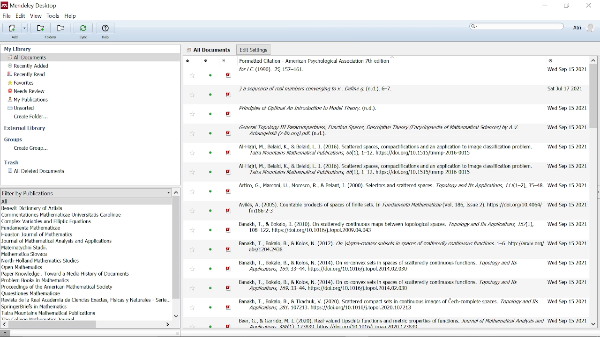  I want to click on Created folder, so click(34, 117).